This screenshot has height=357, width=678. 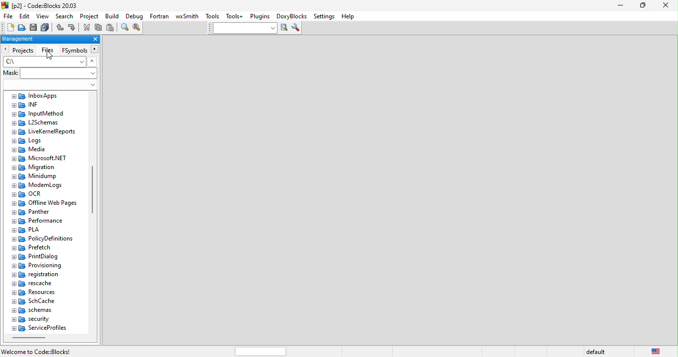 What do you see at coordinates (42, 95) in the screenshot?
I see `inbox apps` at bounding box center [42, 95].